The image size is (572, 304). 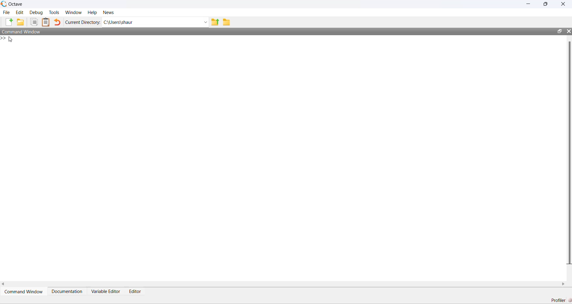 What do you see at coordinates (67, 291) in the screenshot?
I see `Documentation` at bounding box center [67, 291].